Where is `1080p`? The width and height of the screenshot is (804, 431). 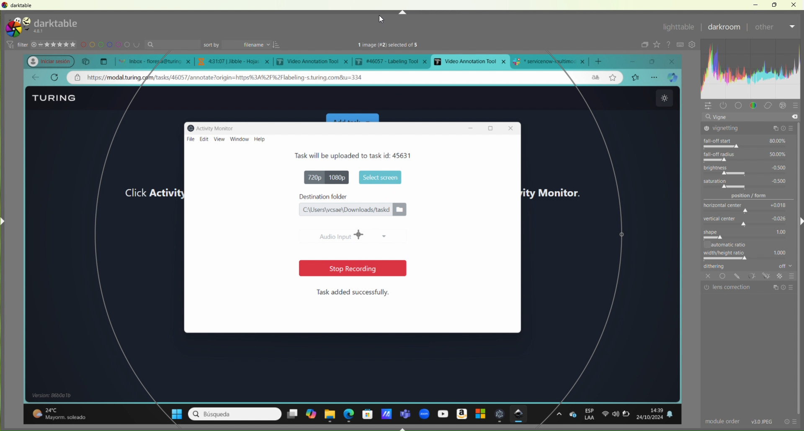
1080p is located at coordinates (339, 177).